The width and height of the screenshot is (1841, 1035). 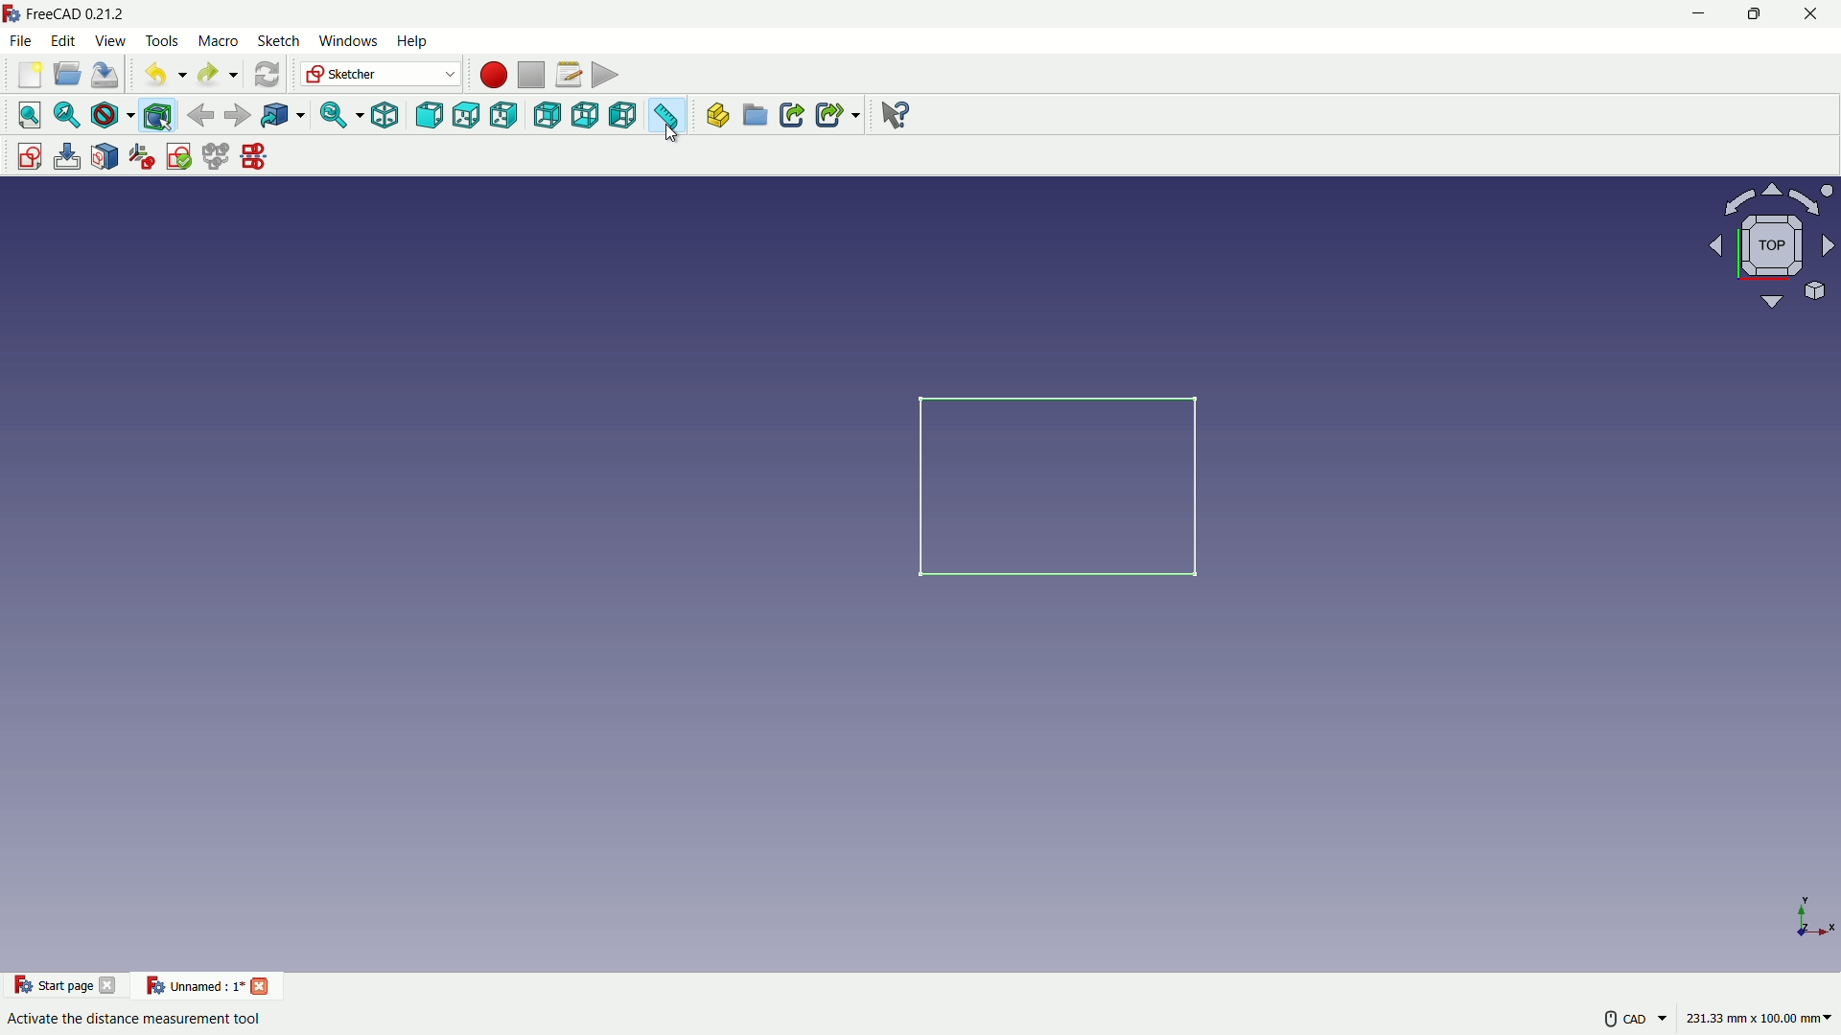 What do you see at coordinates (108, 41) in the screenshot?
I see `view menu` at bounding box center [108, 41].